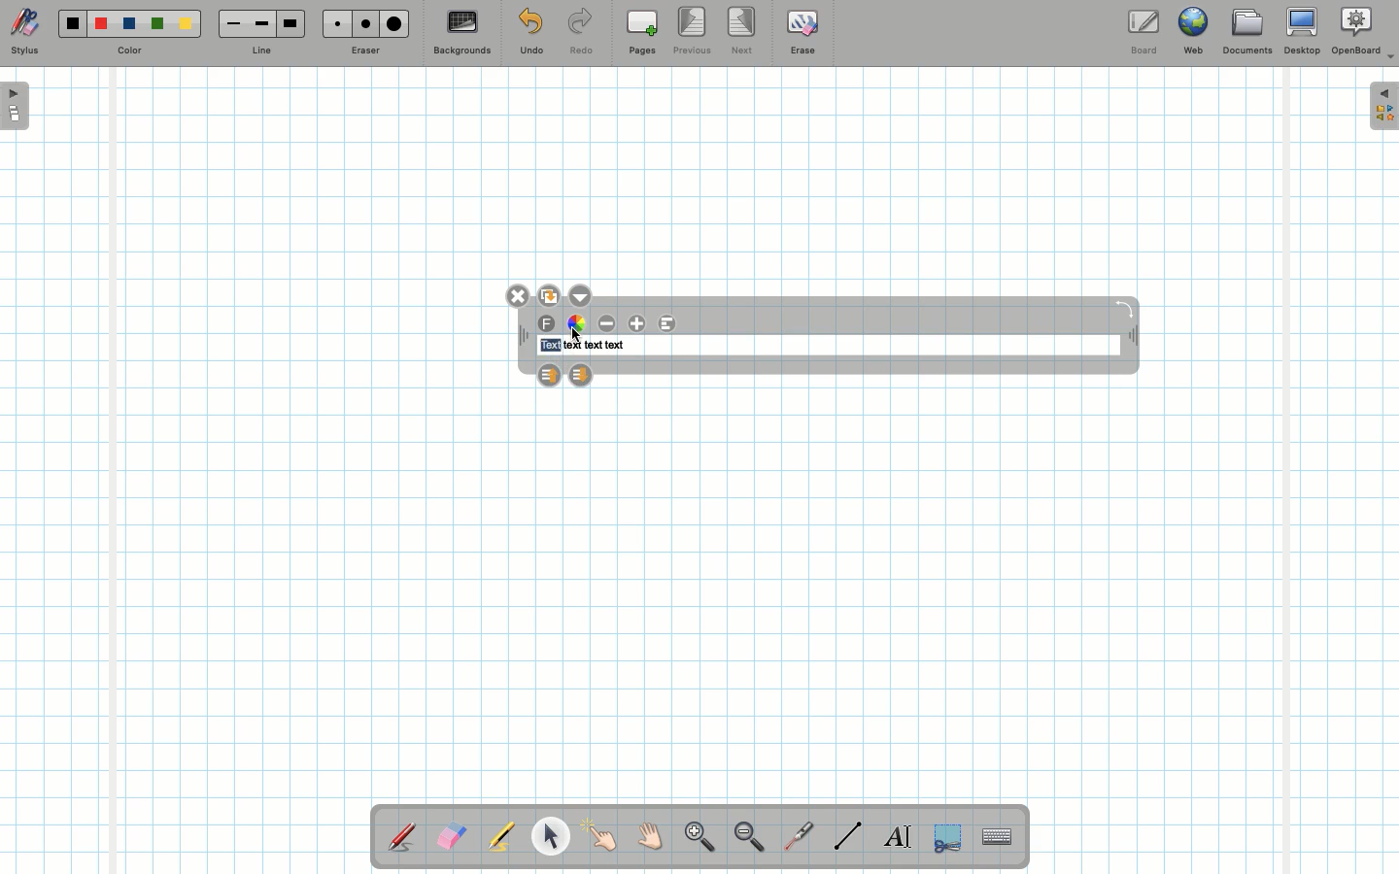 The image size is (1399, 874). Describe the element at coordinates (127, 51) in the screenshot. I see `Color` at that location.